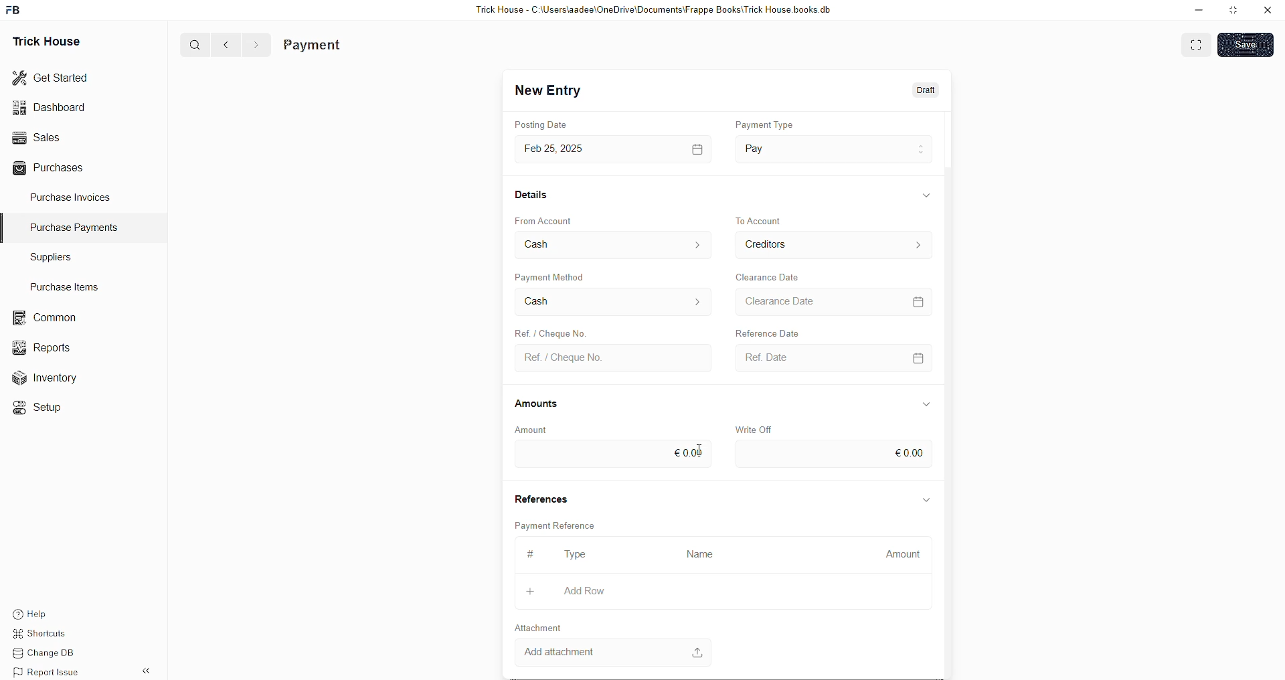  I want to click on > Clearance Date, so click(787, 301).